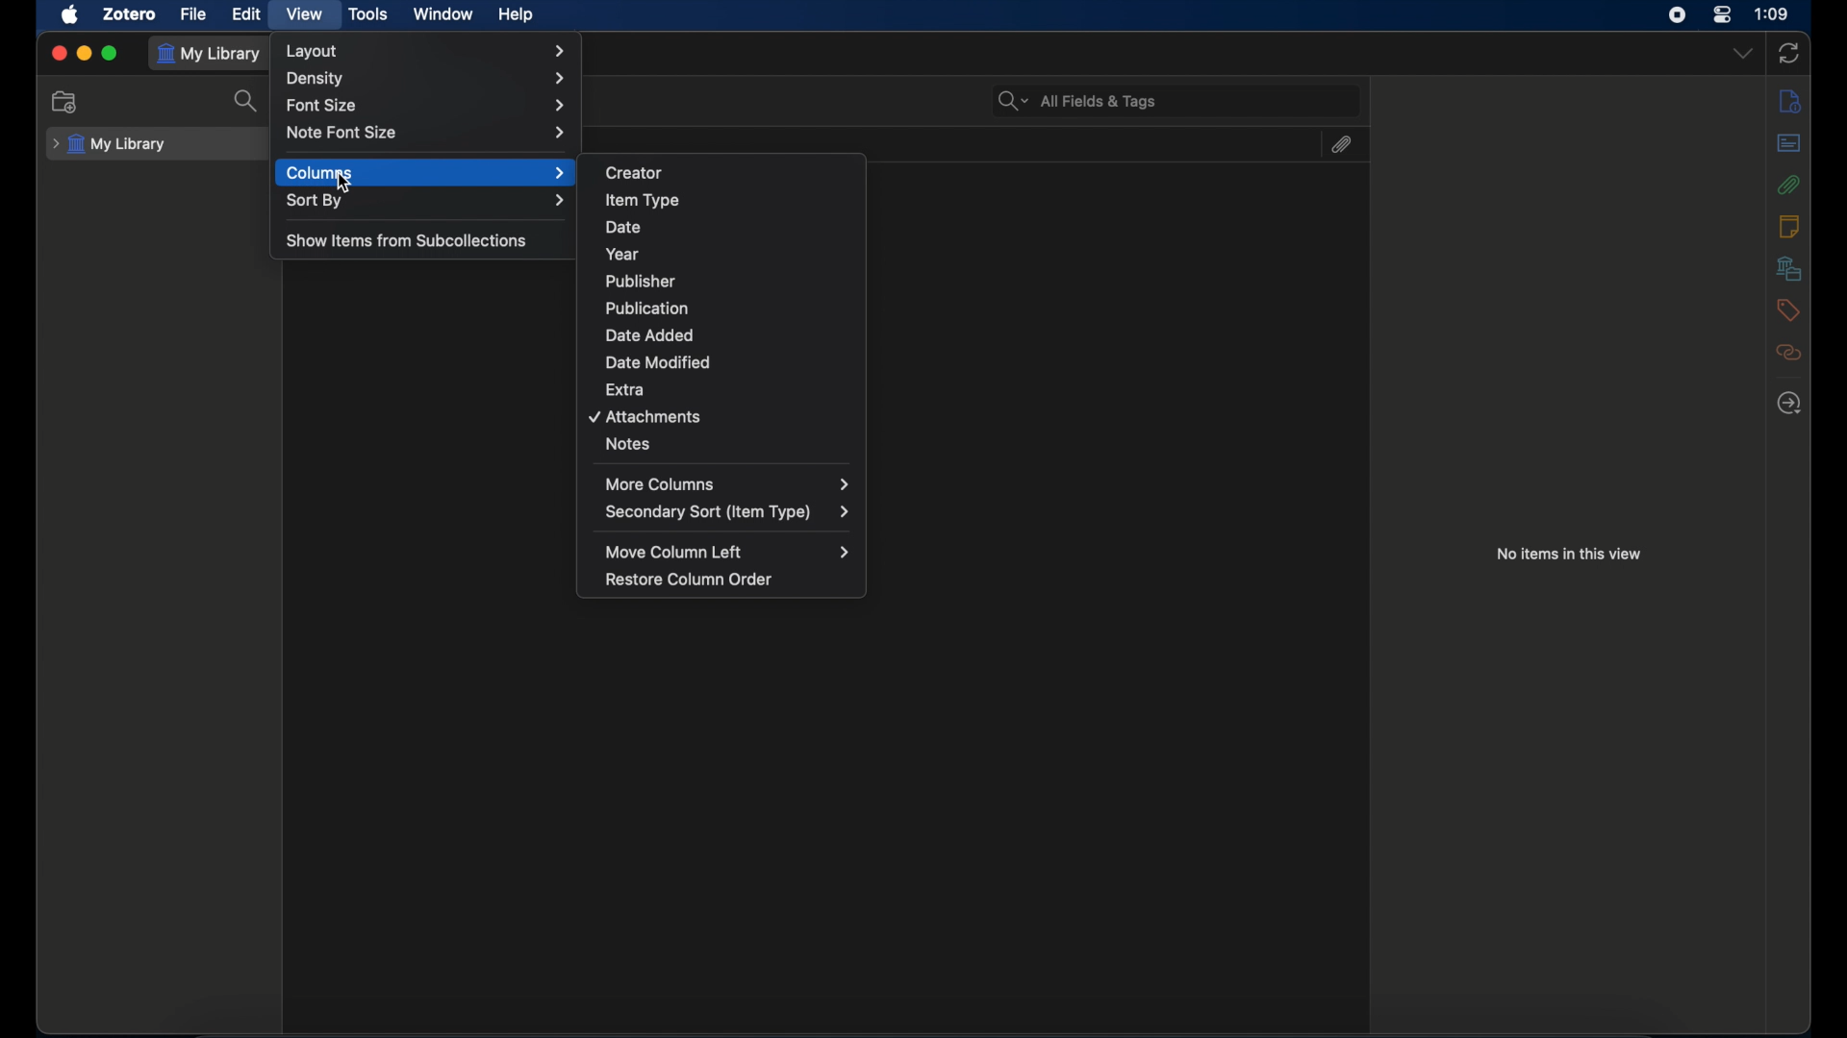  Describe the element at coordinates (728, 512) in the screenshot. I see `secondary sort` at that location.